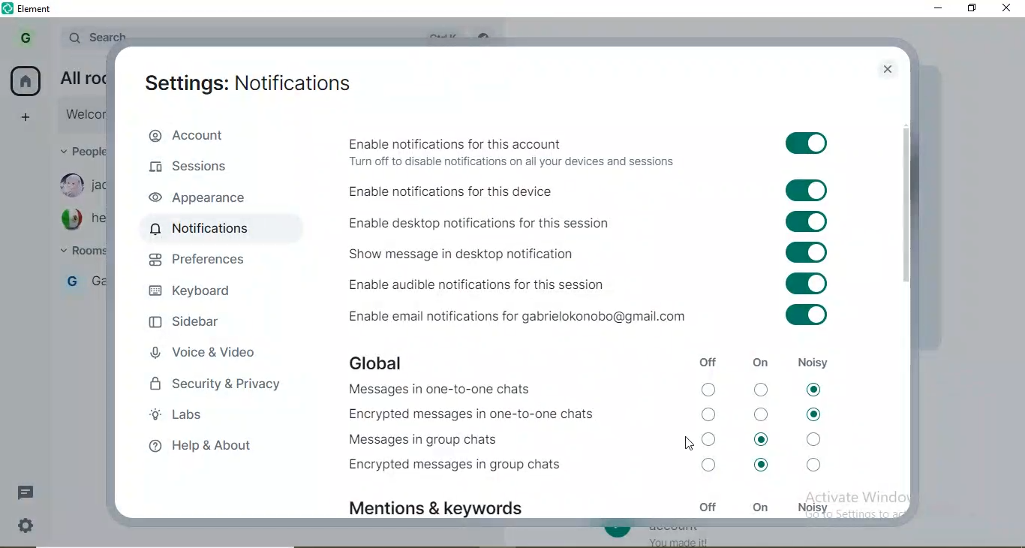  I want to click on profile image, so click(71, 185).